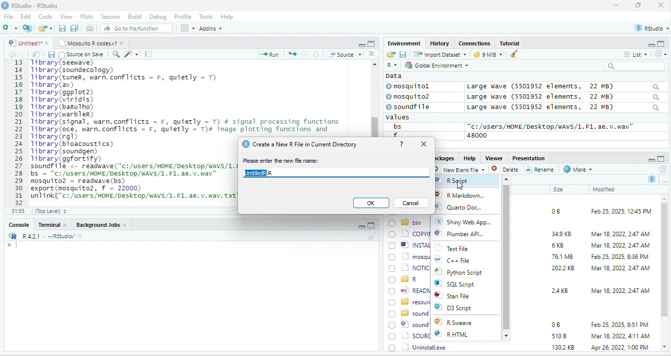 The height and width of the screenshot is (356, 671). I want to click on Ld bin, so click(406, 222).